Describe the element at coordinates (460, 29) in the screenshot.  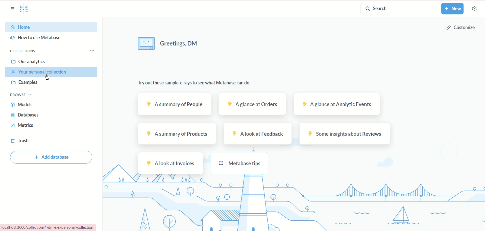
I see `customize` at that location.